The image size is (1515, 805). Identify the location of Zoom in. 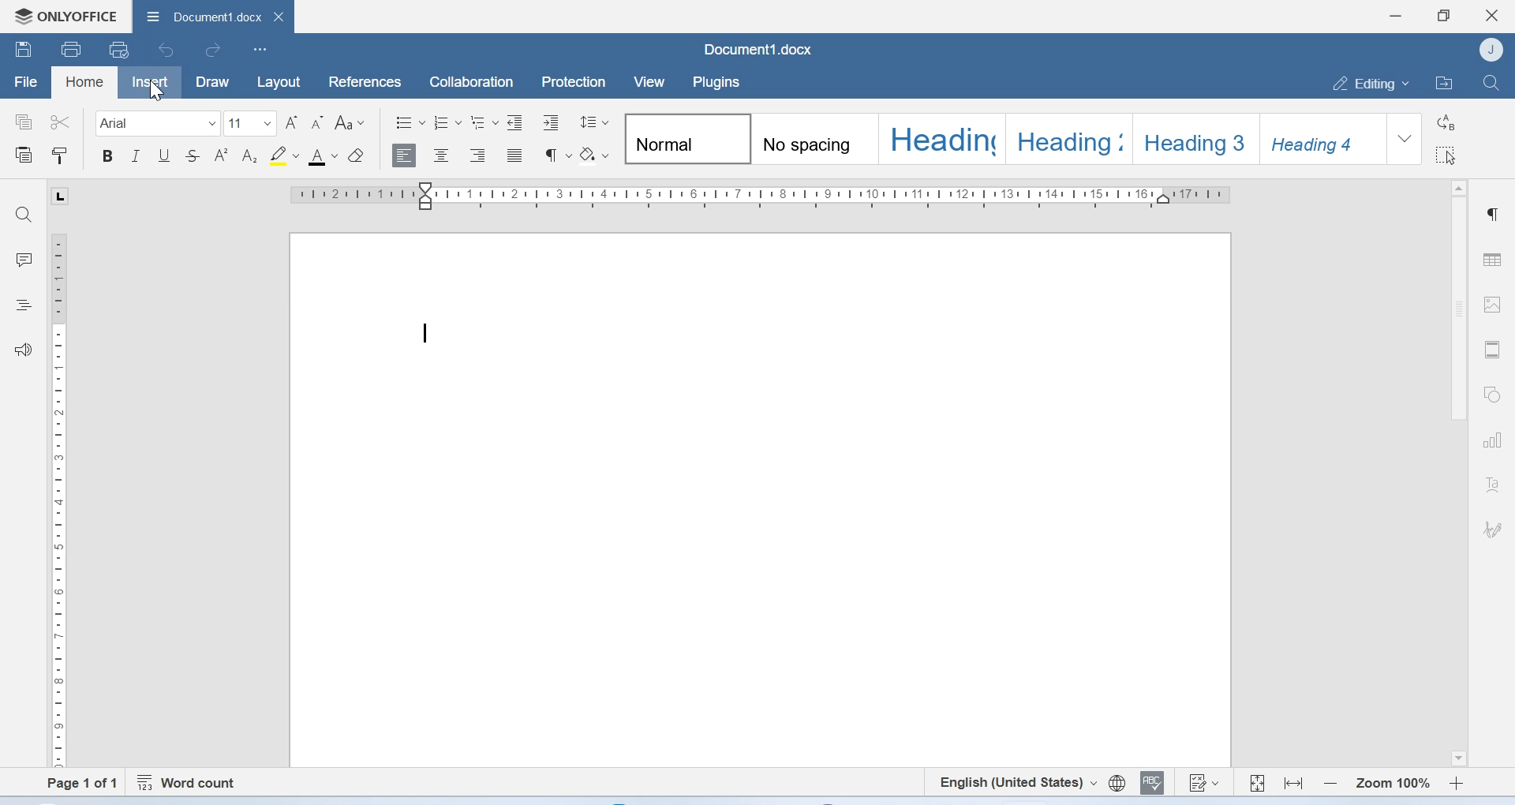
(1457, 781).